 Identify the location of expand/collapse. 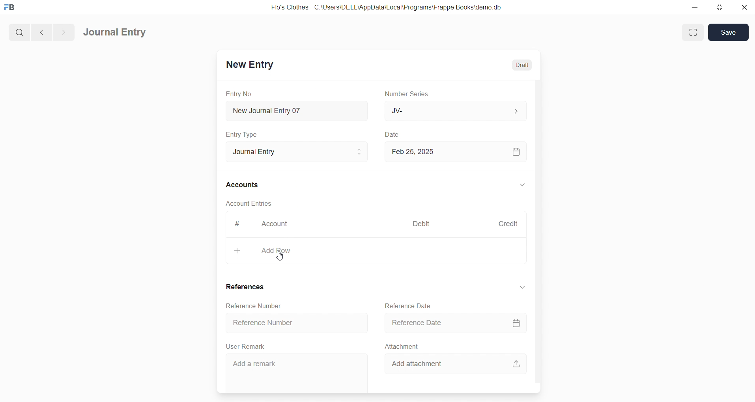
(522, 185).